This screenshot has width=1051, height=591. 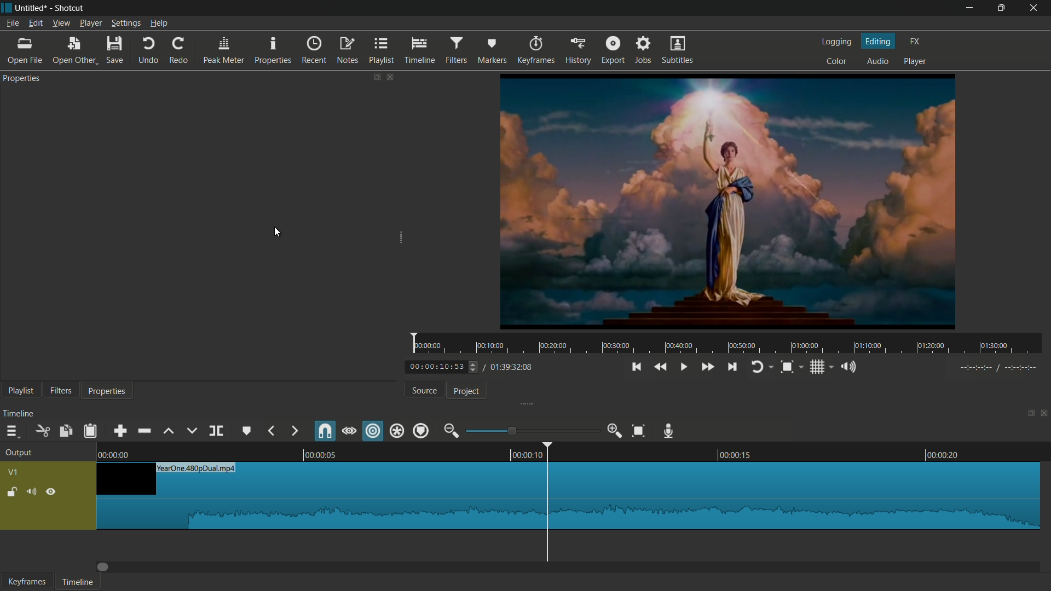 I want to click on total time, so click(x=513, y=367).